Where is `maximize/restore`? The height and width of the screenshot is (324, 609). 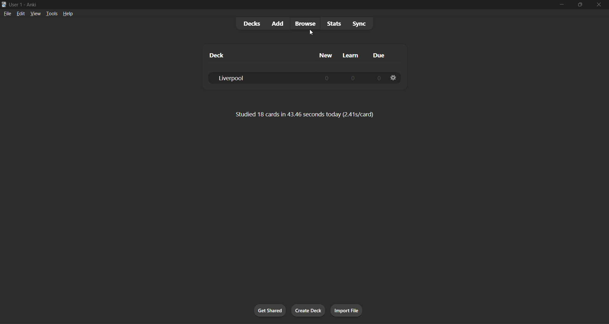
maximize/restore is located at coordinates (579, 4).